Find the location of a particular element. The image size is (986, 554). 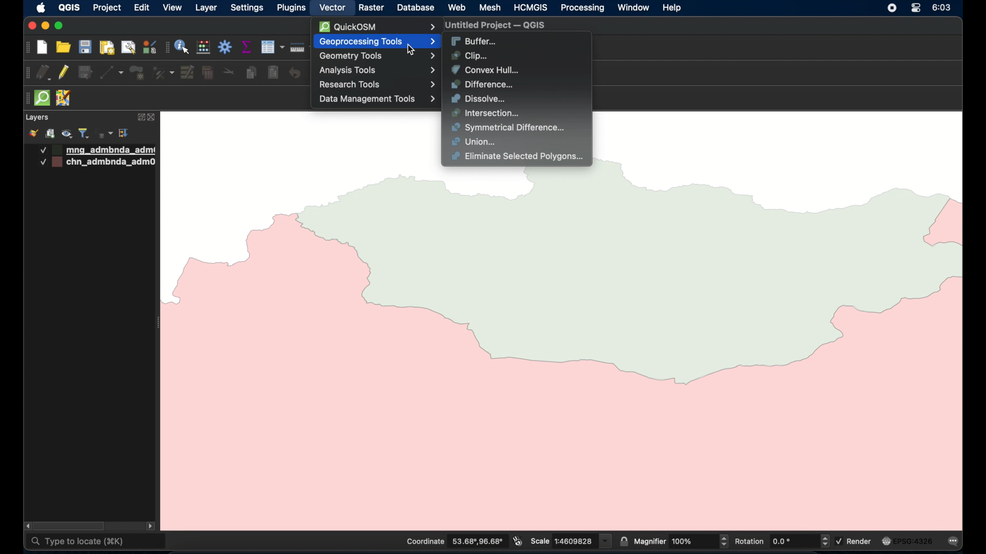

undo is located at coordinates (295, 73).